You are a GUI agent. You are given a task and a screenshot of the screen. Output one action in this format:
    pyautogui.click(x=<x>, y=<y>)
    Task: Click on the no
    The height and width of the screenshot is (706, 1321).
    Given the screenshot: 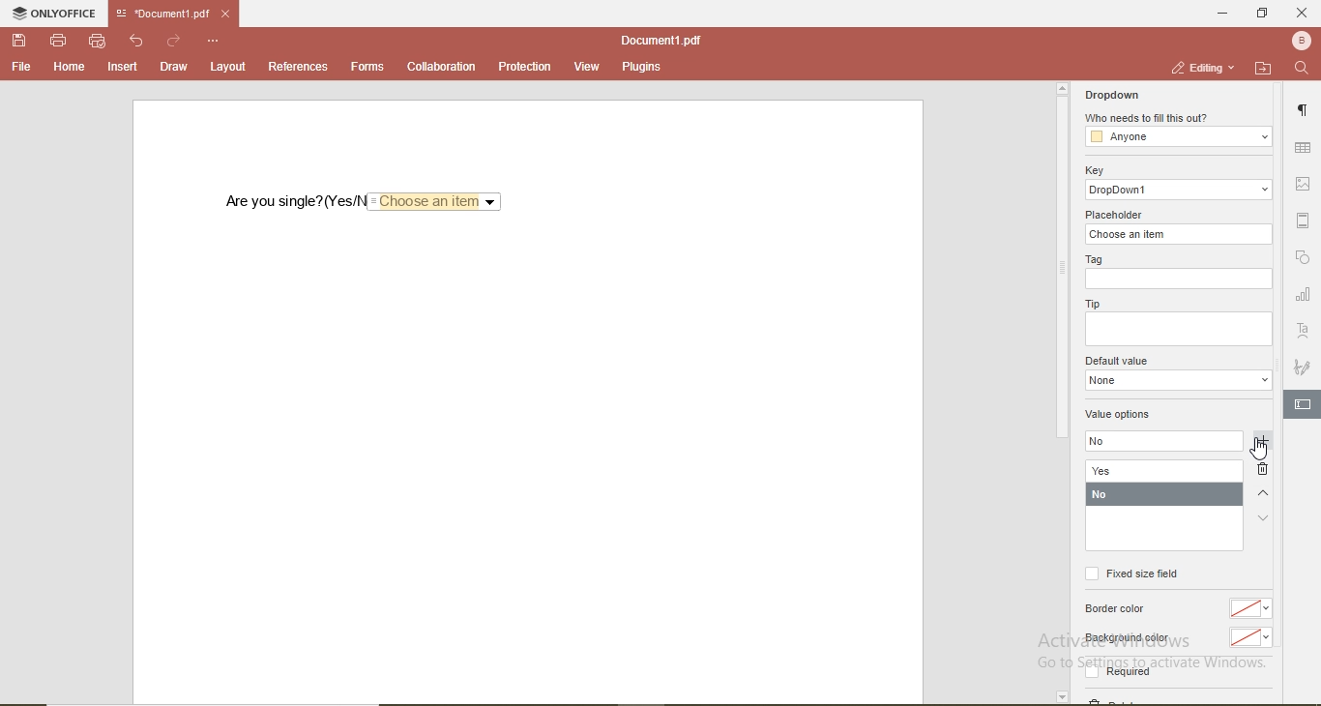 What is the action you would take?
    pyautogui.click(x=1163, y=494)
    